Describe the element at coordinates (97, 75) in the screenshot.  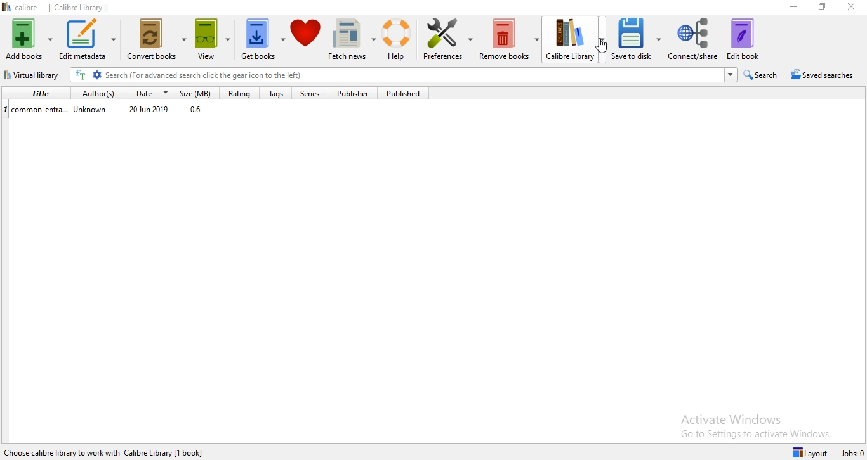
I see `Advanced search` at that location.